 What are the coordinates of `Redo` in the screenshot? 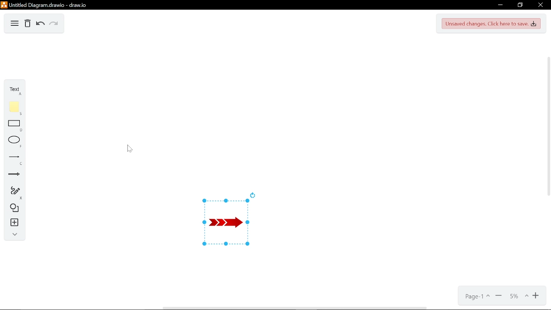 It's located at (54, 24).